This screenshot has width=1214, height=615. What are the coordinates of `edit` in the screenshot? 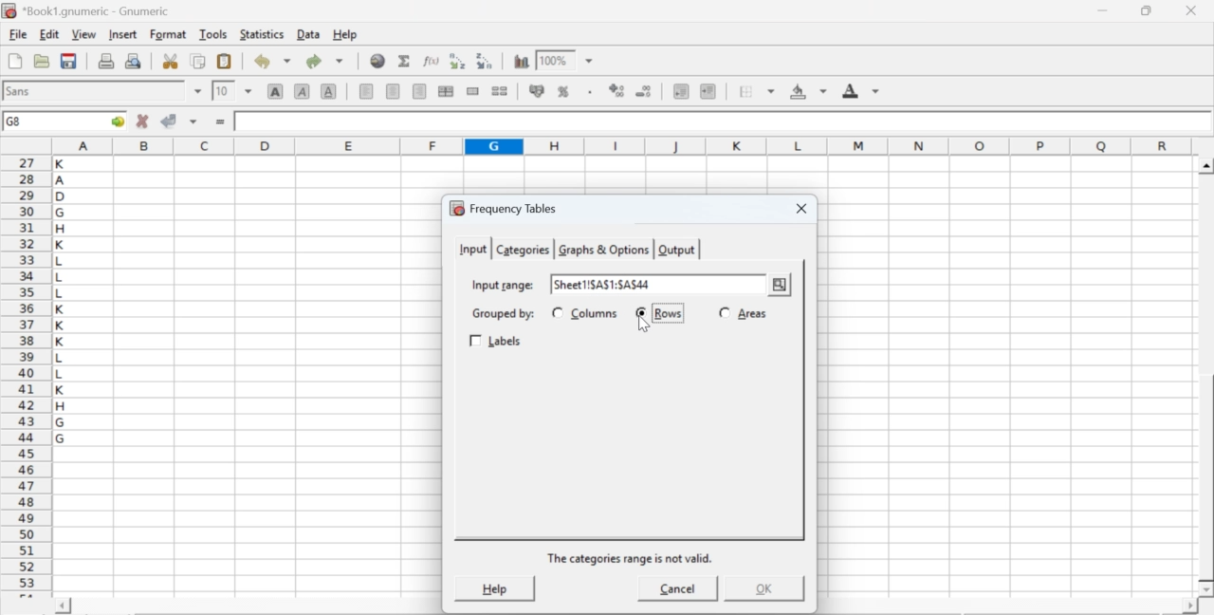 It's located at (49, 34).